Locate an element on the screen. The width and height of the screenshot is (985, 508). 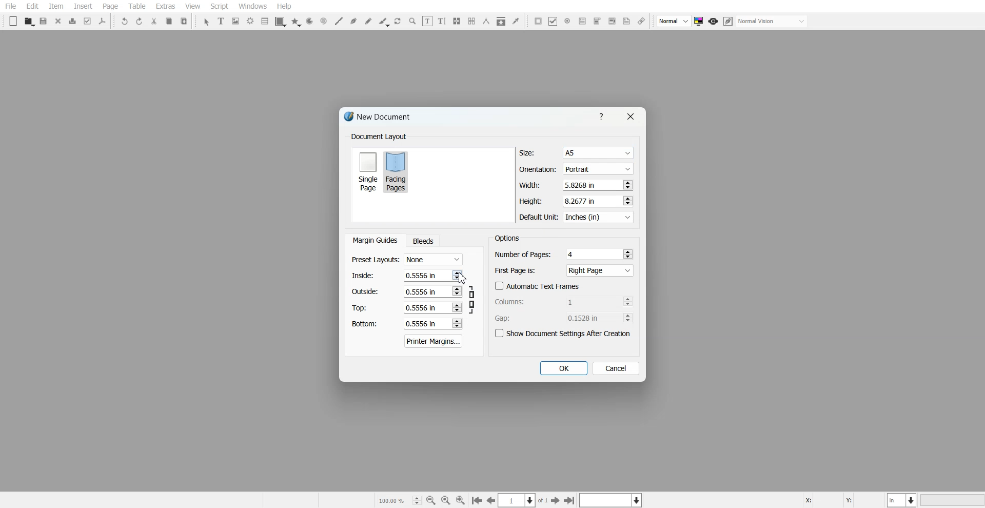
X, Y Co-ordinate is located at coordinates (843, 499).